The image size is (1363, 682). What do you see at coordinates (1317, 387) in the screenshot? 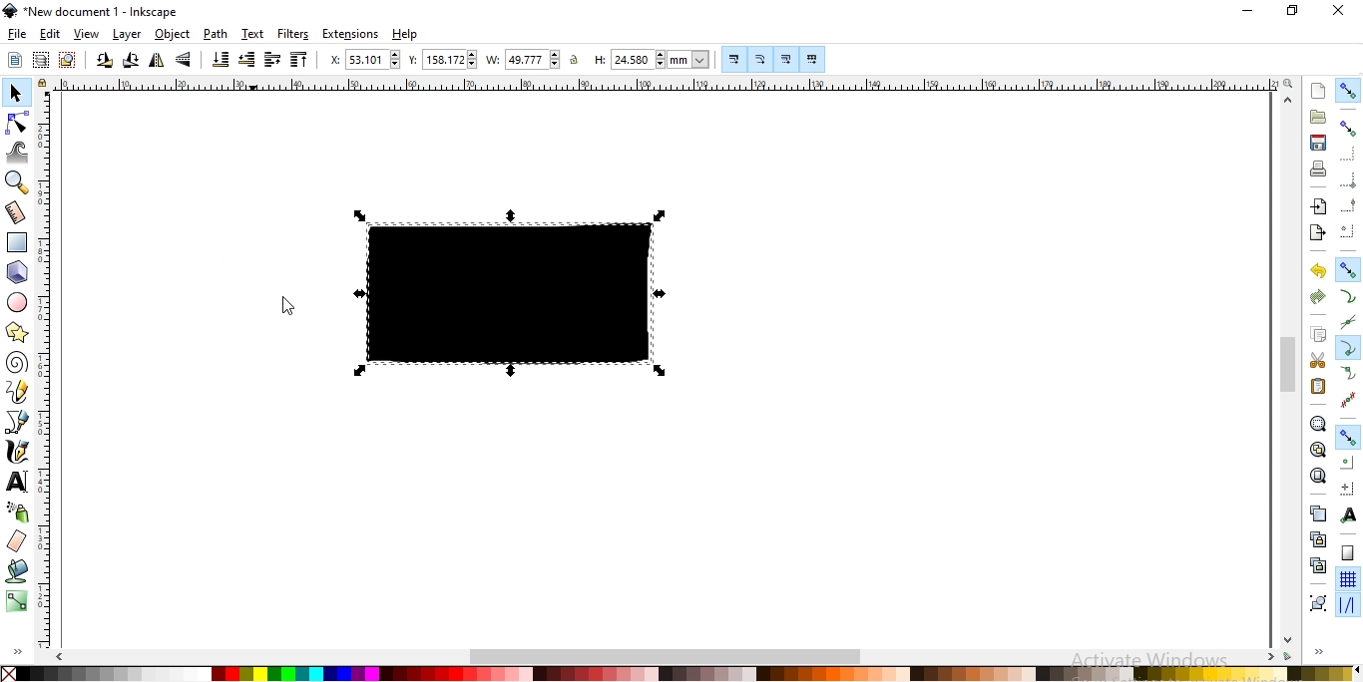
I see `paste` at bounding box center [1317, 387].